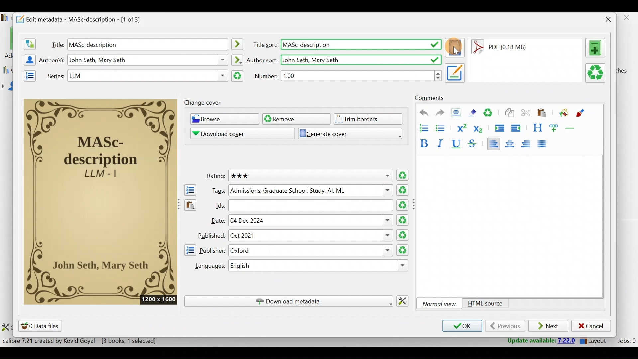 This screenshot has height=359, width=638. I want to click on OK, so click(461, 326).